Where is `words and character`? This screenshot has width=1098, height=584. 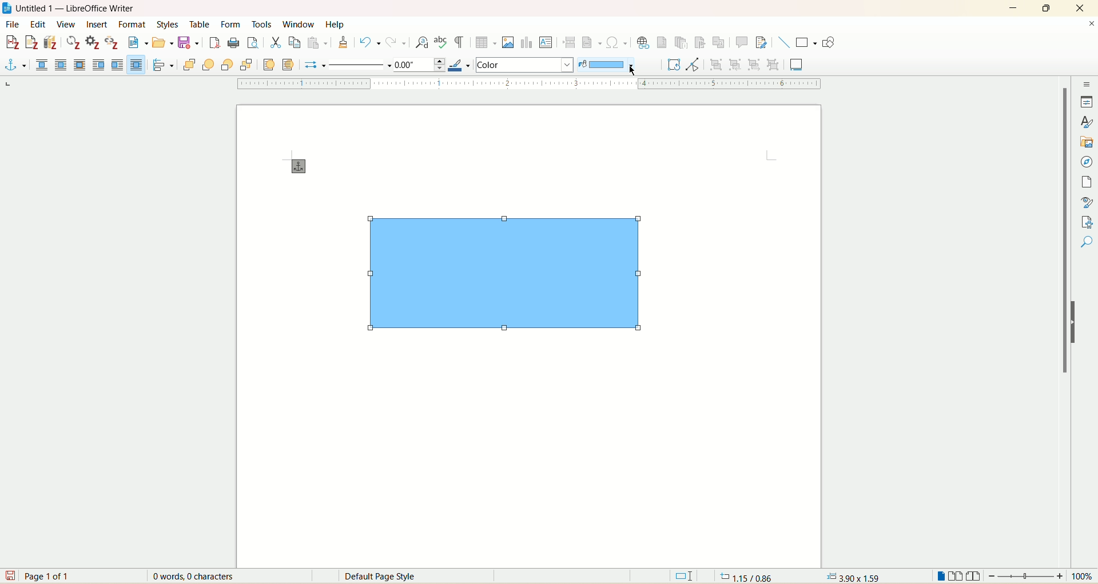 words and character is located at coordinates (191, 577).